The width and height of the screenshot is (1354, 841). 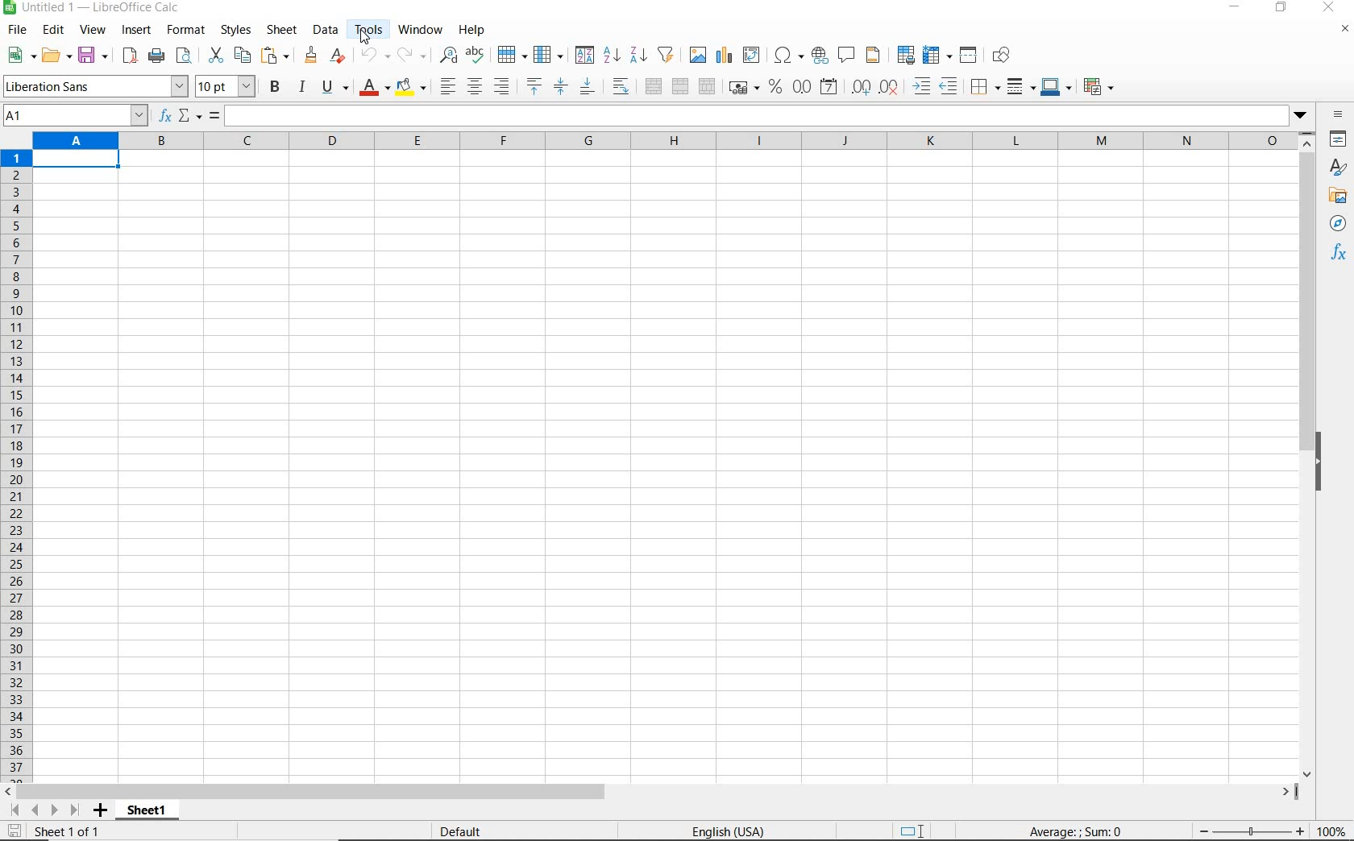 What do you see at coordinates (67, 831) in the screenshot?
I see `SHEET 1 OF 1` at bounding box center [67, 831].